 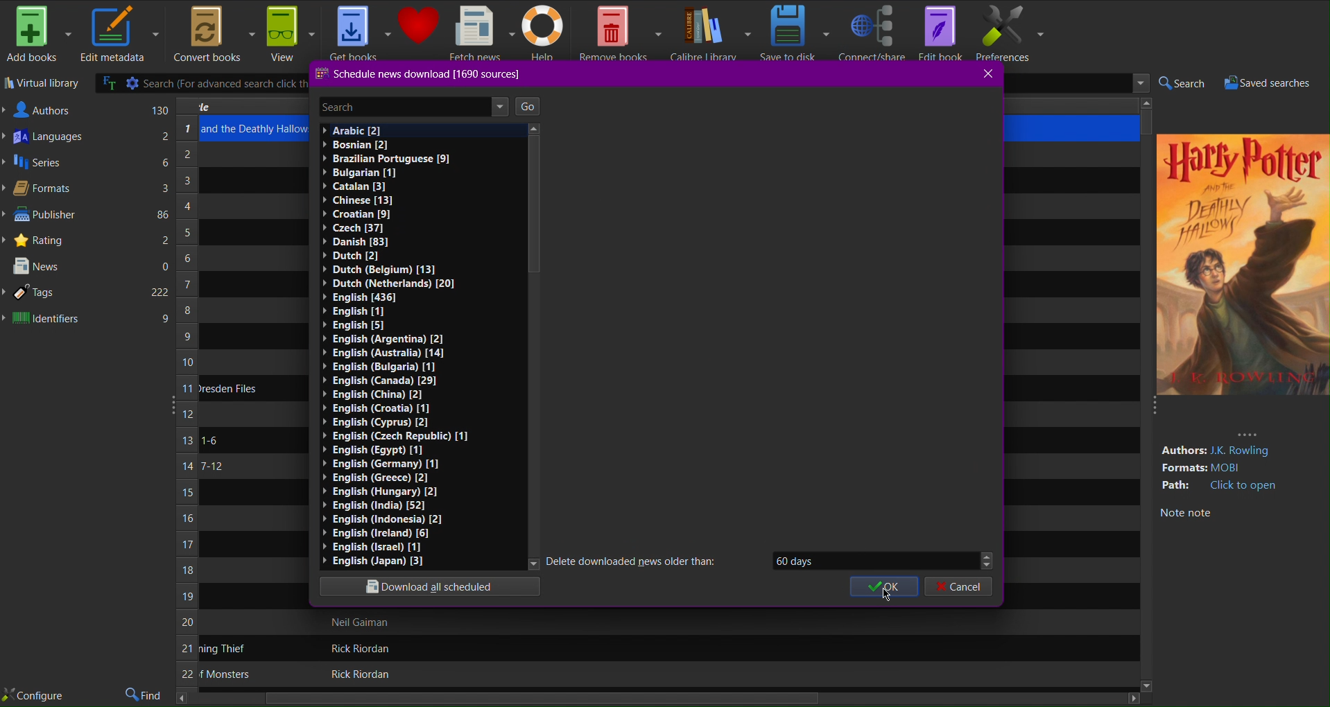 I want to click on english (Indonesia) [2], so click(x=382, y=518).